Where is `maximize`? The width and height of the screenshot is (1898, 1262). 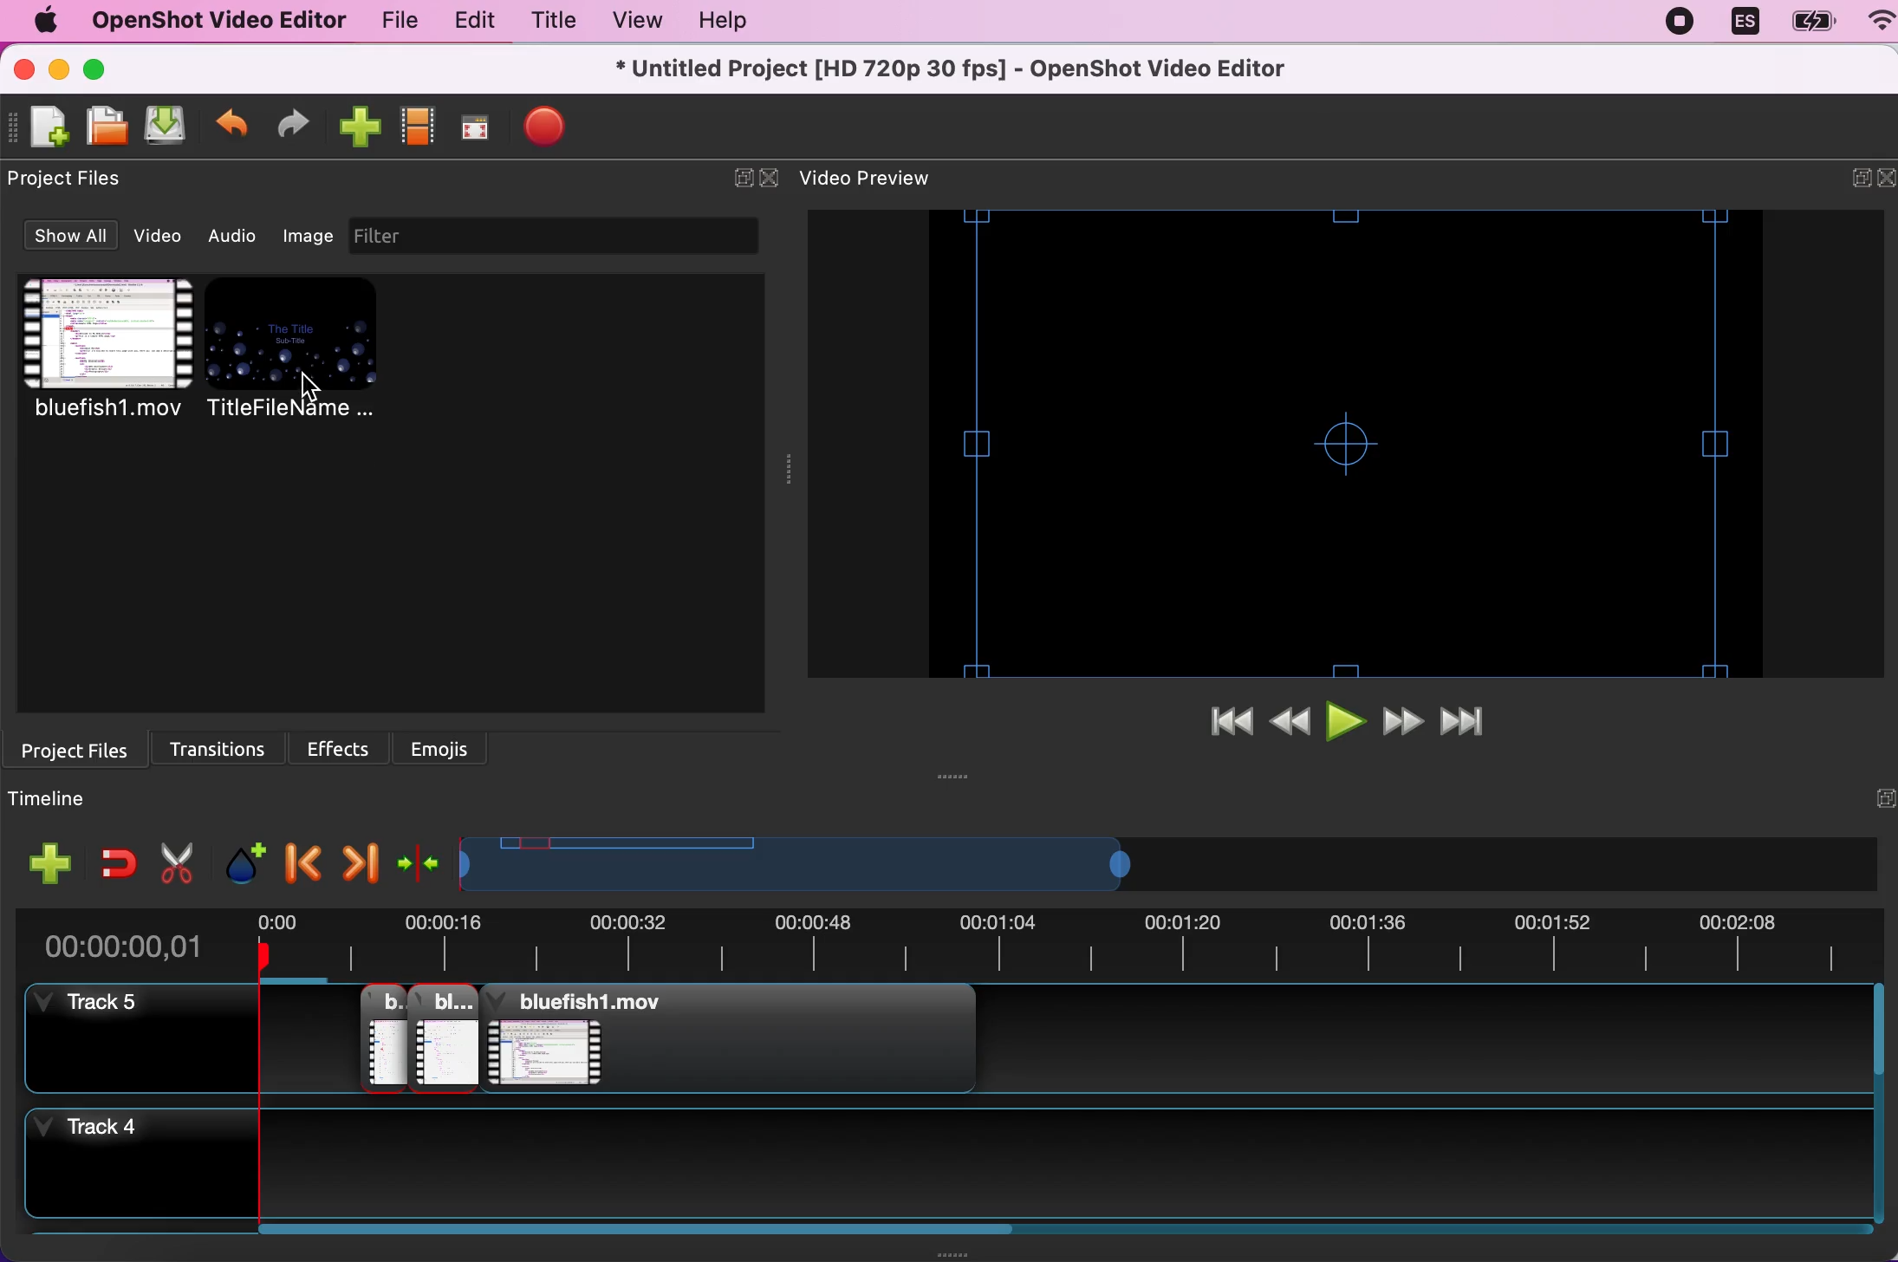
maximize is located at coordinates (104, 68).